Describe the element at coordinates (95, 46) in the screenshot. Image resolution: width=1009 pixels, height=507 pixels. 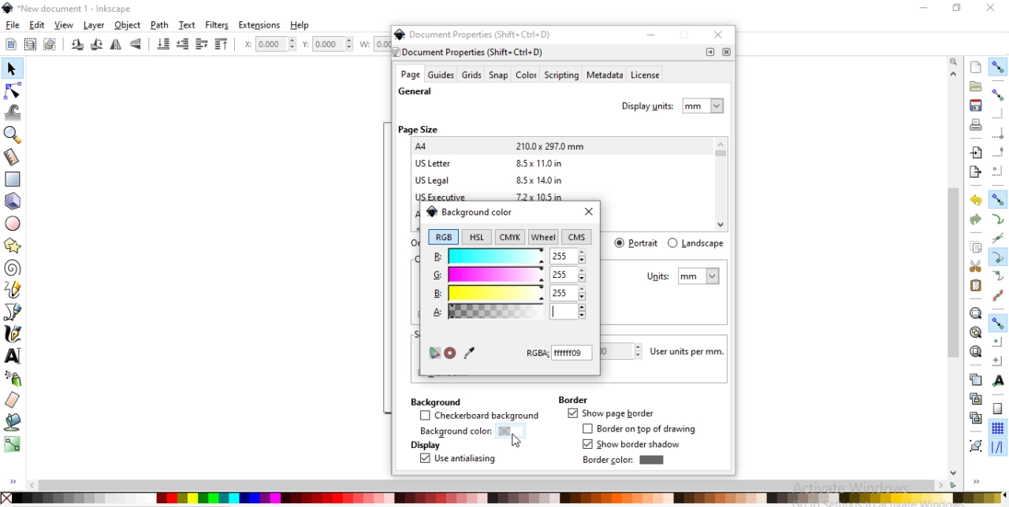
I see `rotate 90 clockwise` at that location.